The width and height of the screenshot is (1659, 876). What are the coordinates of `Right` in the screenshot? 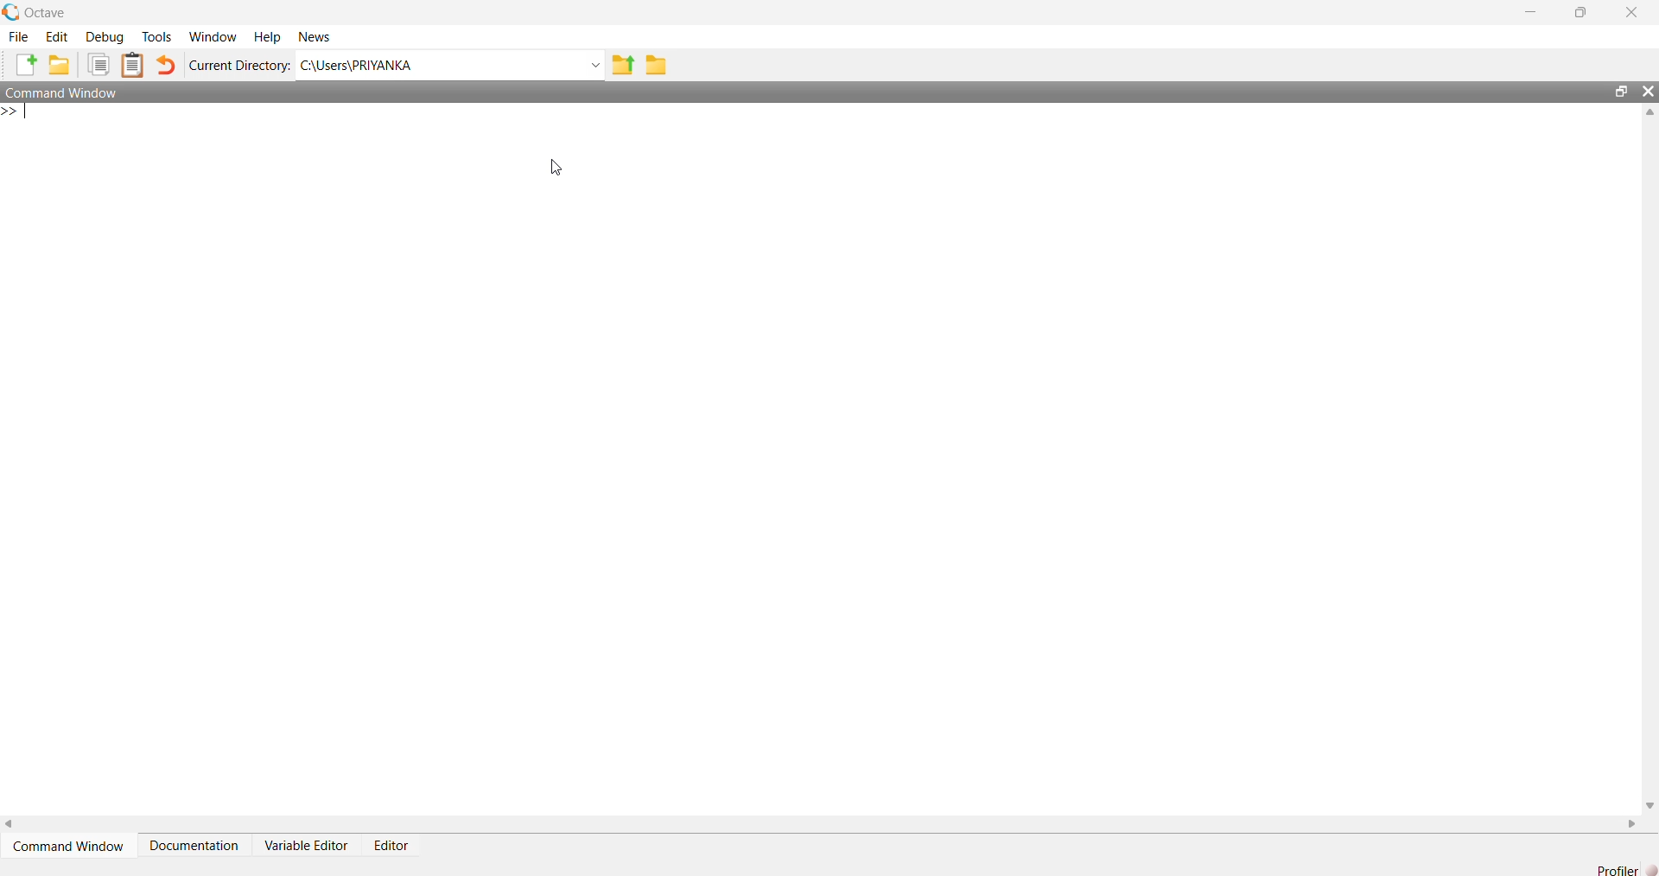 It's located at (1634, 821).